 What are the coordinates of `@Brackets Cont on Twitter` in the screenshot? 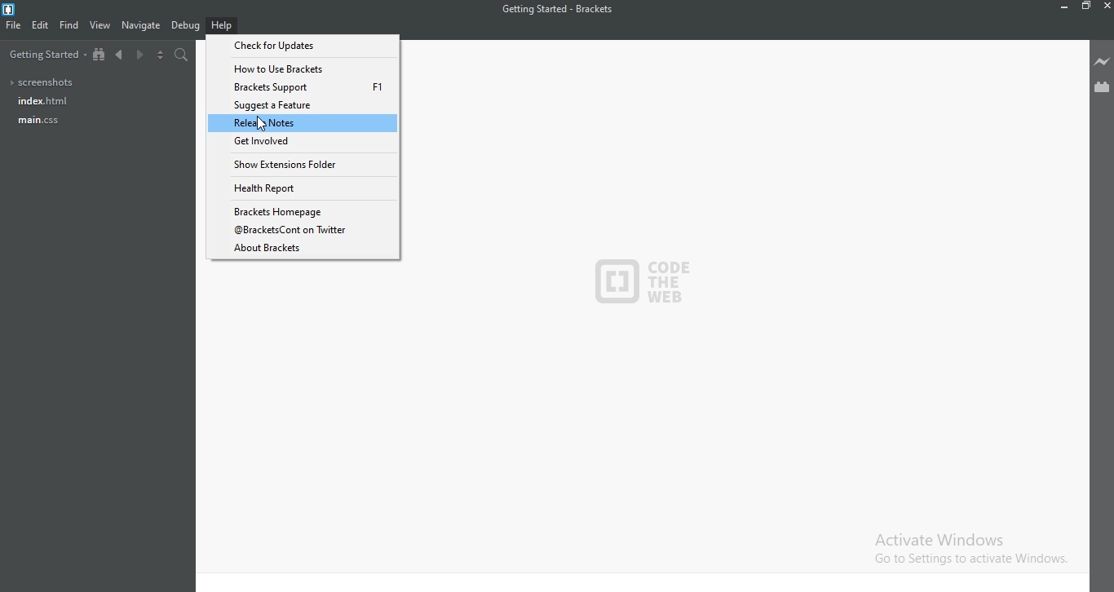 It's located at (301, 230).